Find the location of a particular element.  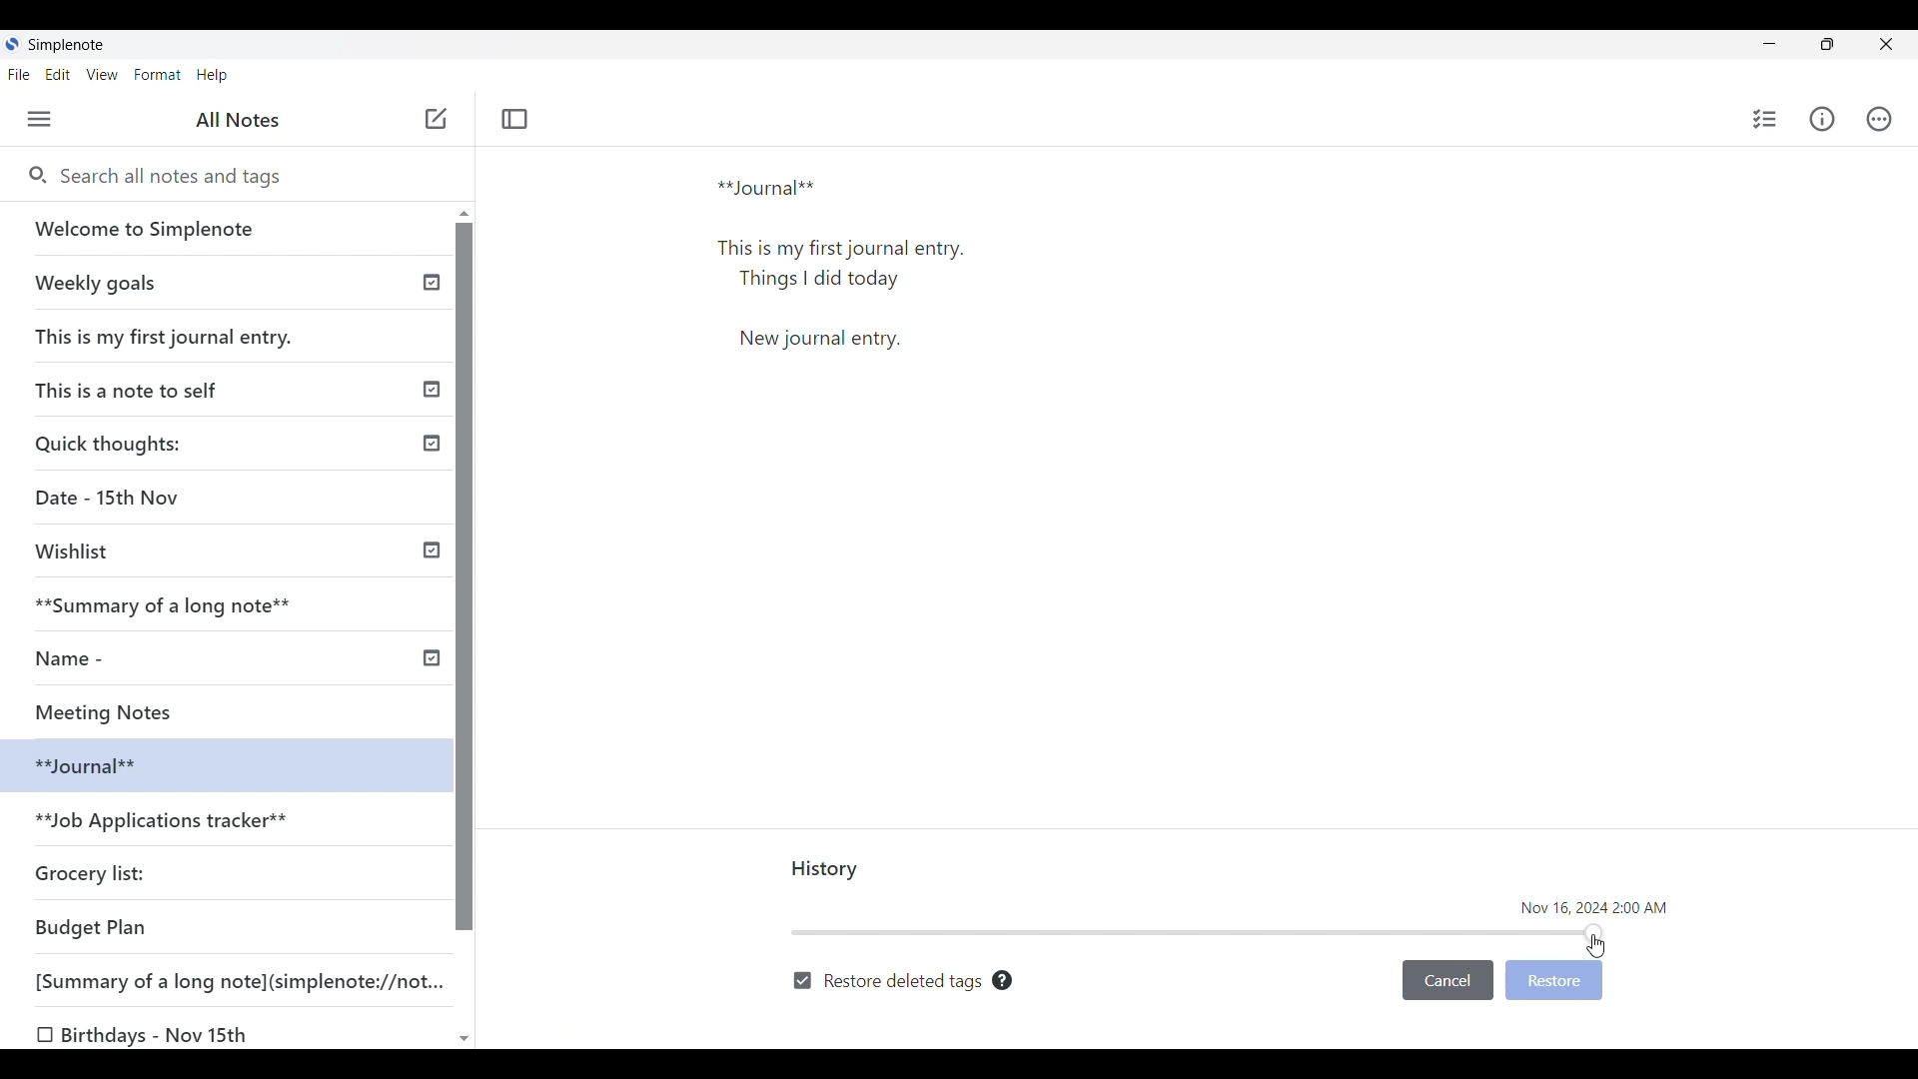

Time and date of current change is located at coordinates (1593, 908).